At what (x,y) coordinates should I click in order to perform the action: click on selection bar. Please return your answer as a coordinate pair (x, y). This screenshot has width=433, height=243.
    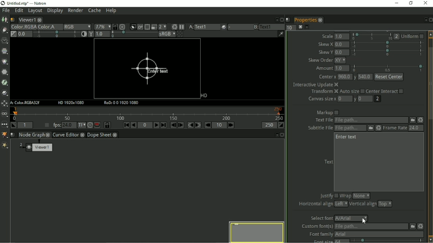
    Looking at the image, I should click on (387, 45).